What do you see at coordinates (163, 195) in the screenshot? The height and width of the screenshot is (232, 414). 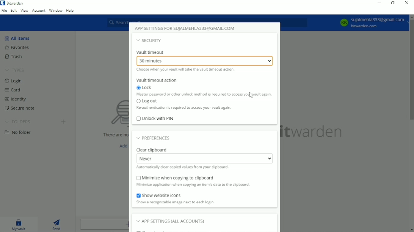 I see `Show website icons` at bounding box center [163, 195].